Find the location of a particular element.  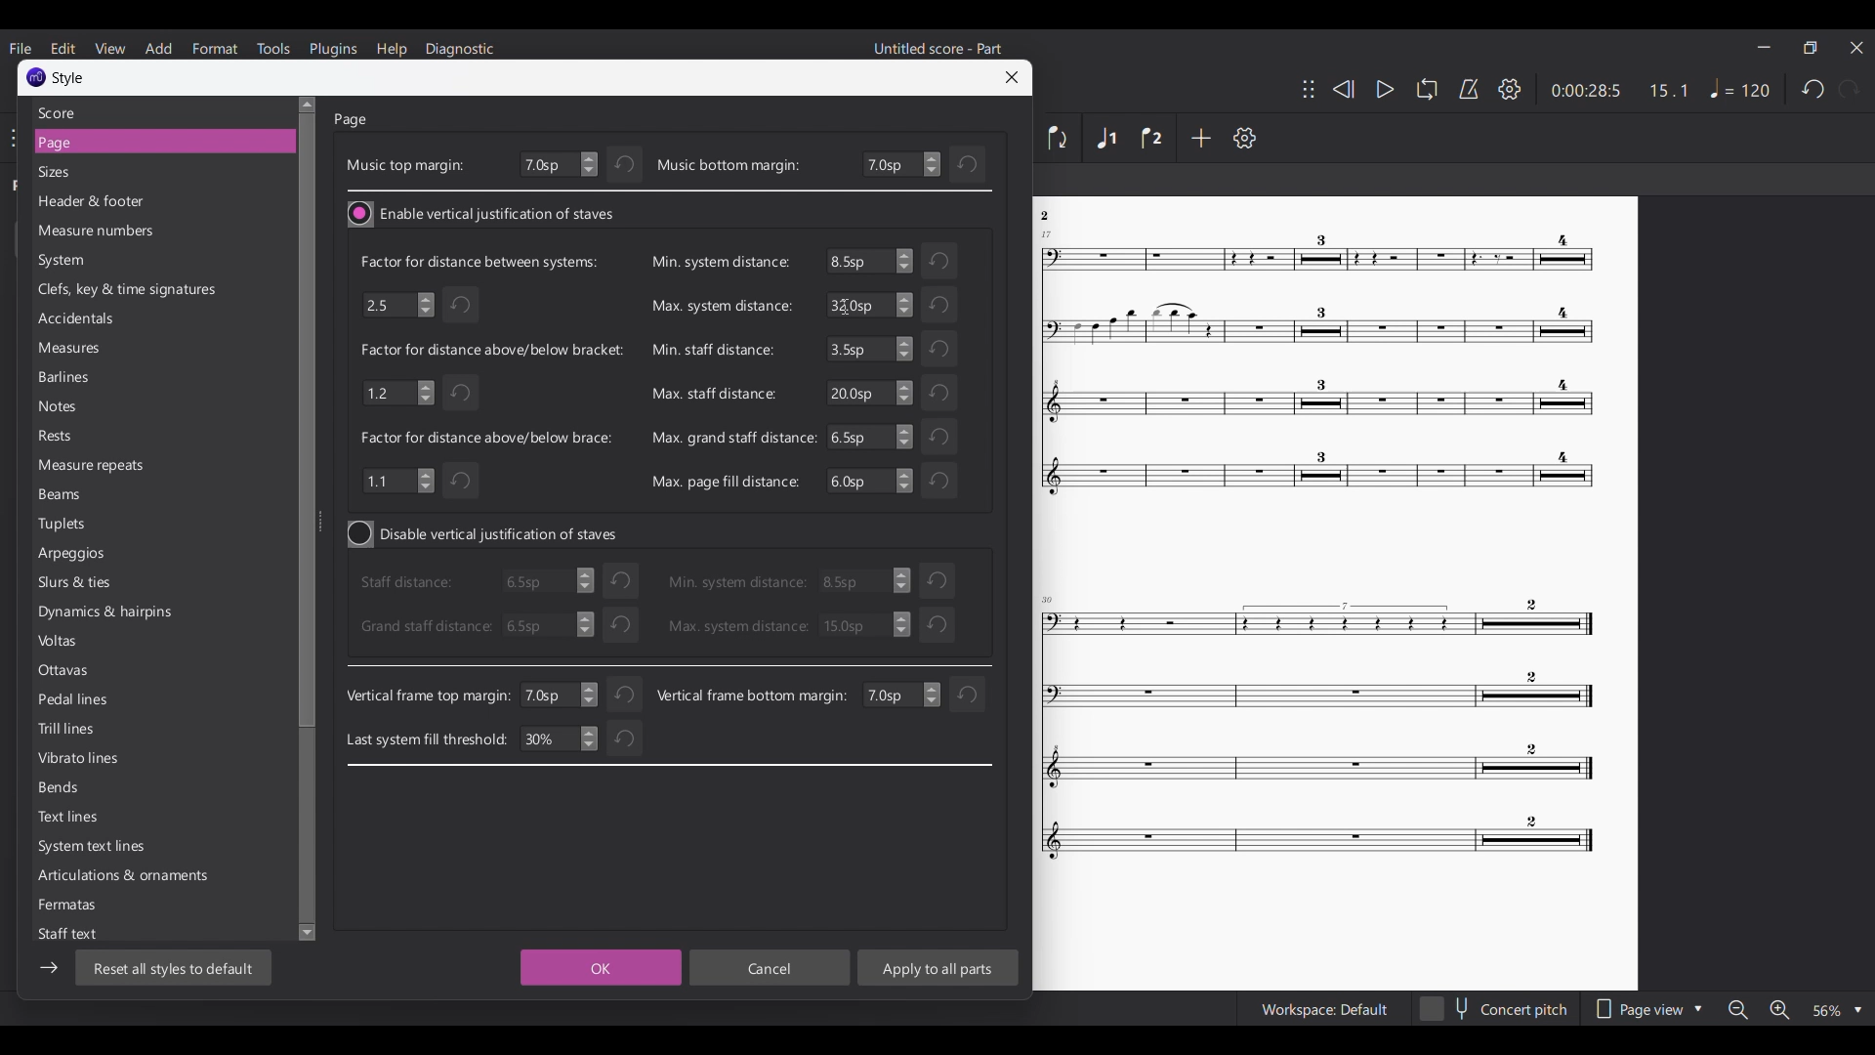

Staff text is located at coordinates (81, 935).